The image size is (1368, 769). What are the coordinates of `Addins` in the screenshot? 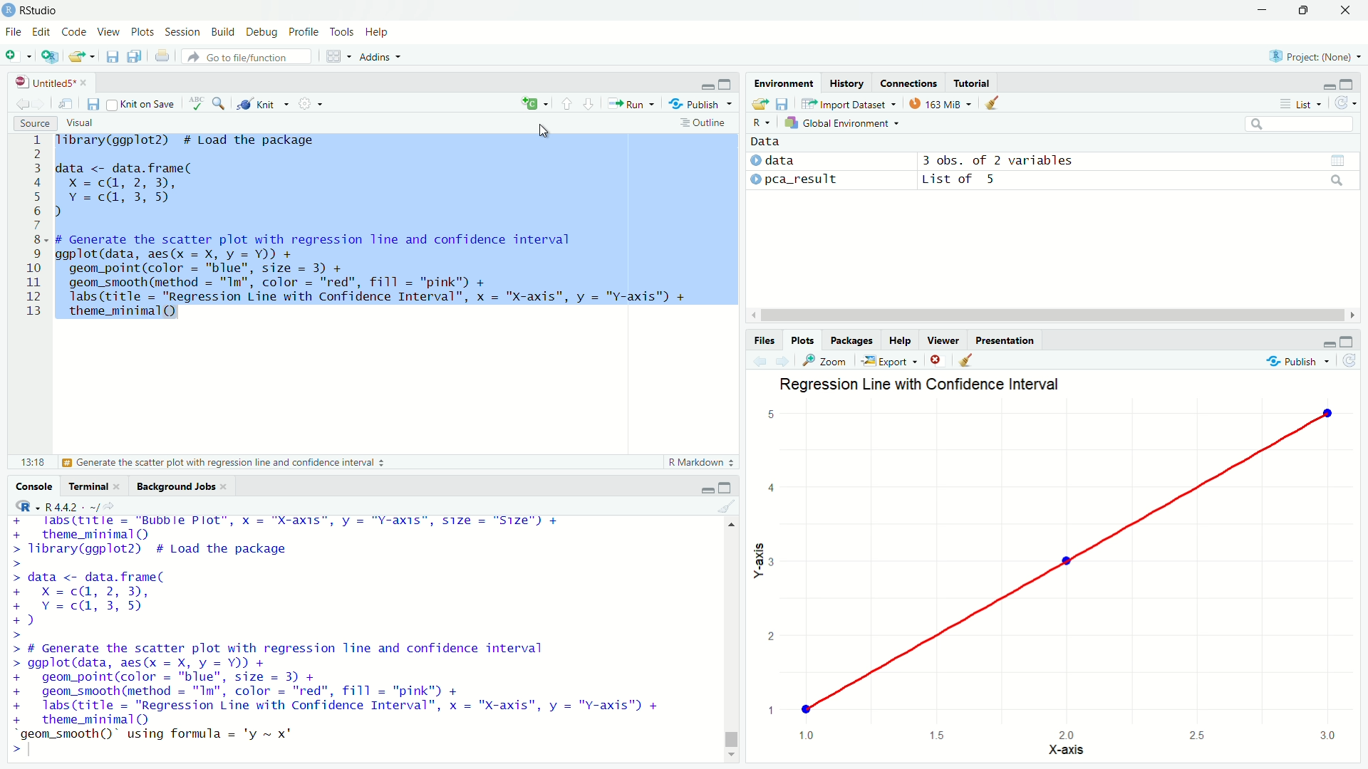 It's located at (380, 56).